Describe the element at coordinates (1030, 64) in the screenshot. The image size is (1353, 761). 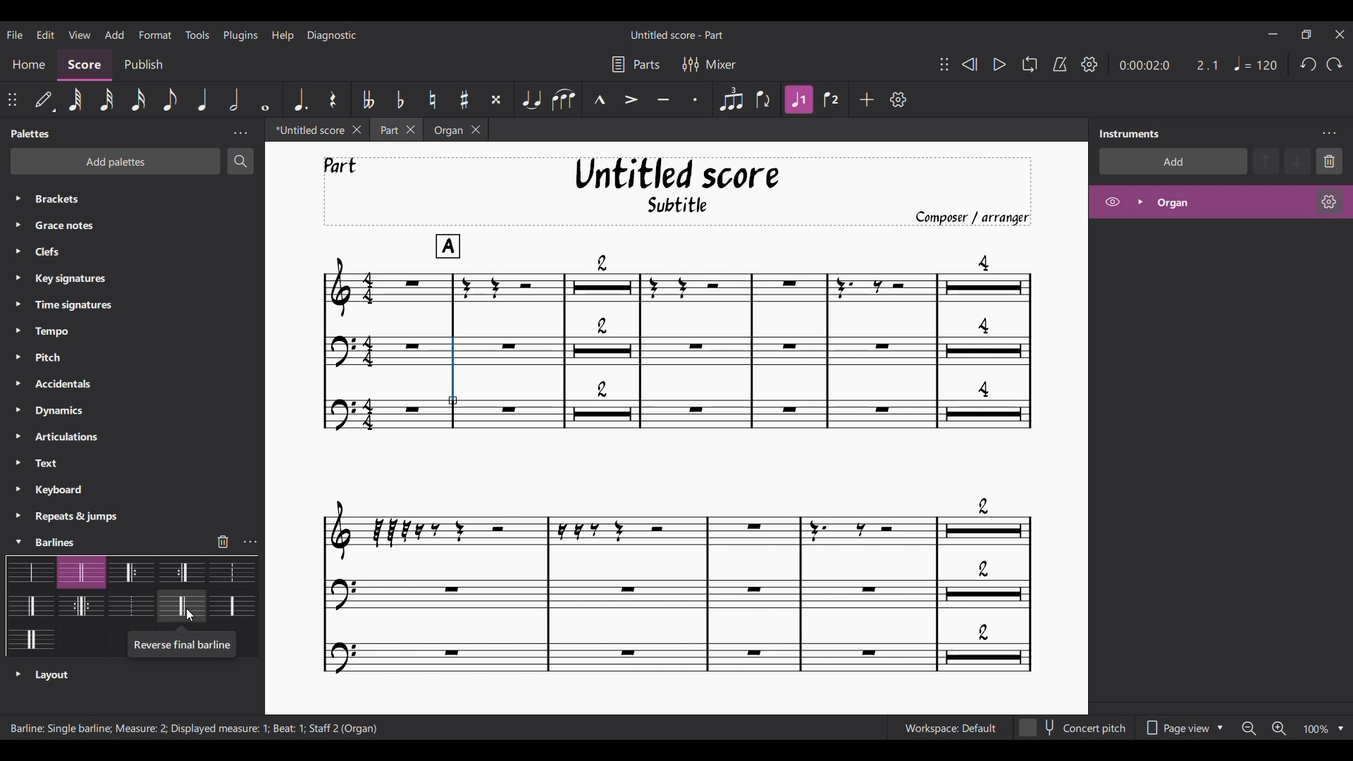
I see `Loop playback` at that location.